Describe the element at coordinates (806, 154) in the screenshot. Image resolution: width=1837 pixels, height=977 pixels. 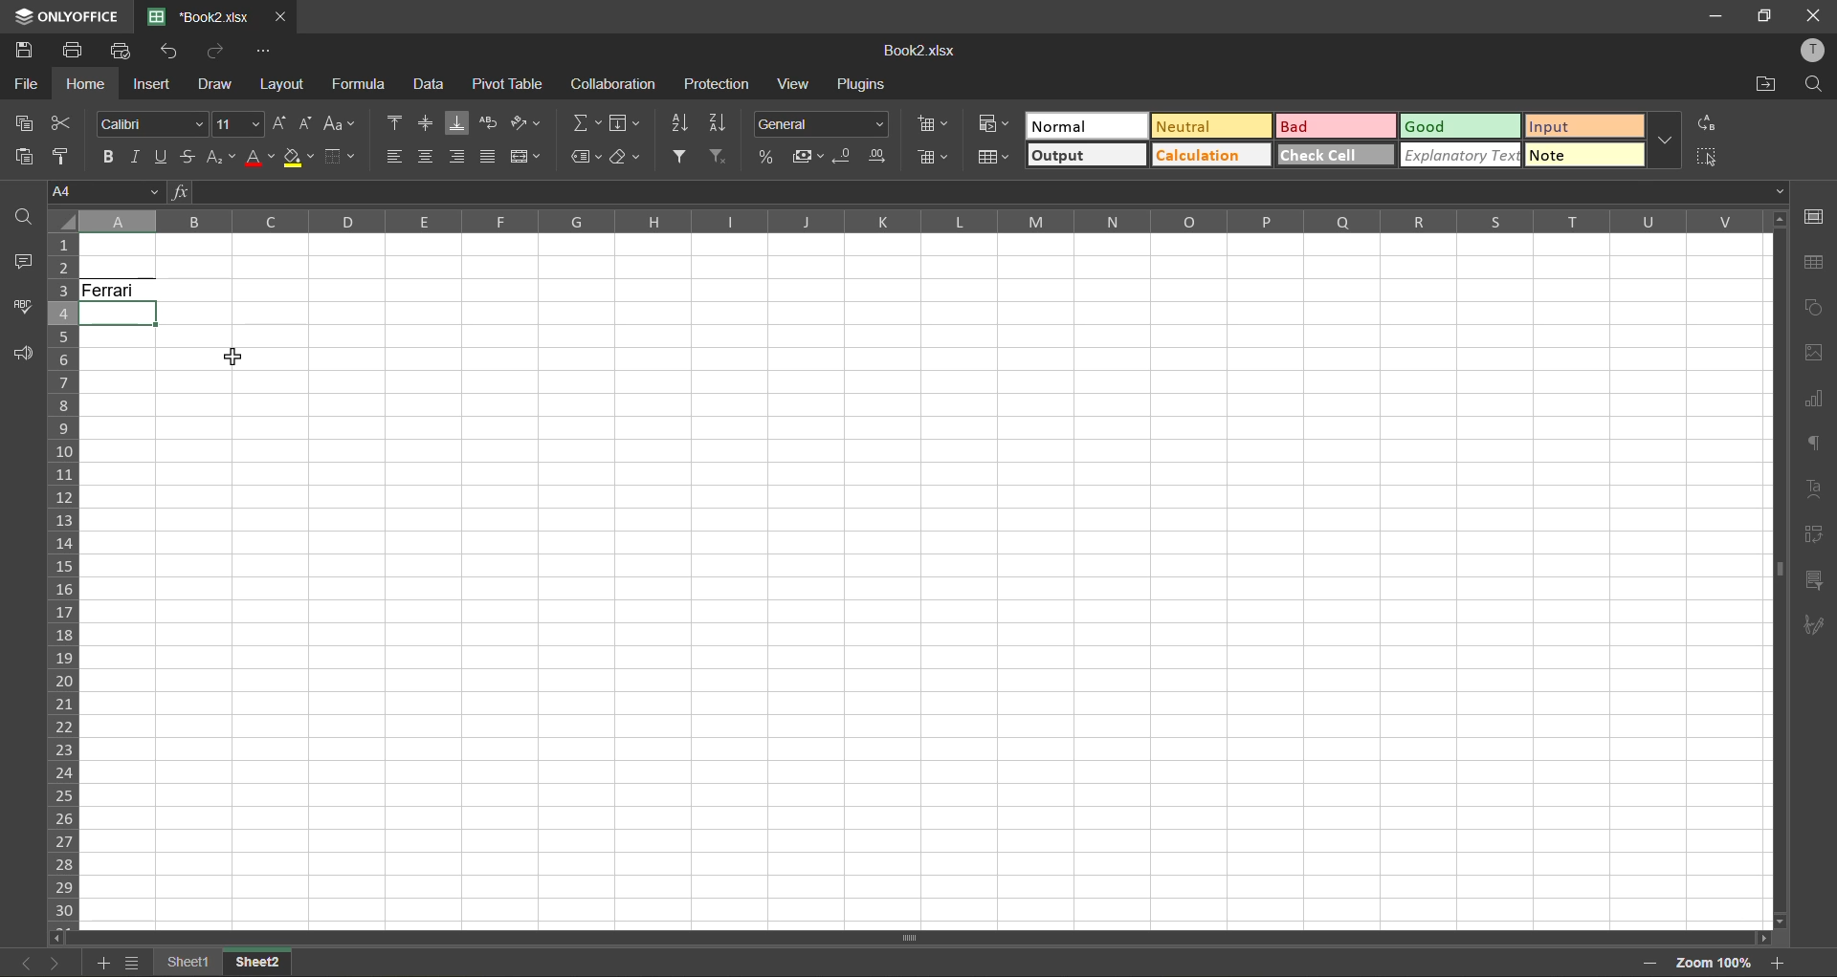
I see `accounting` at that location.